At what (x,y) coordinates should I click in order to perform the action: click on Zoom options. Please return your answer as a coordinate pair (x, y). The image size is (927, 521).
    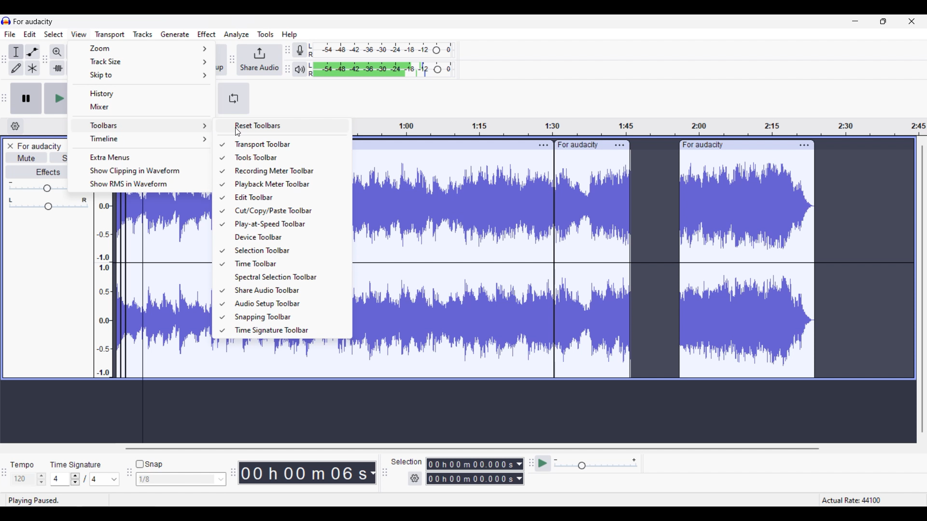
    Looking at the image, I should click on (141, 49).